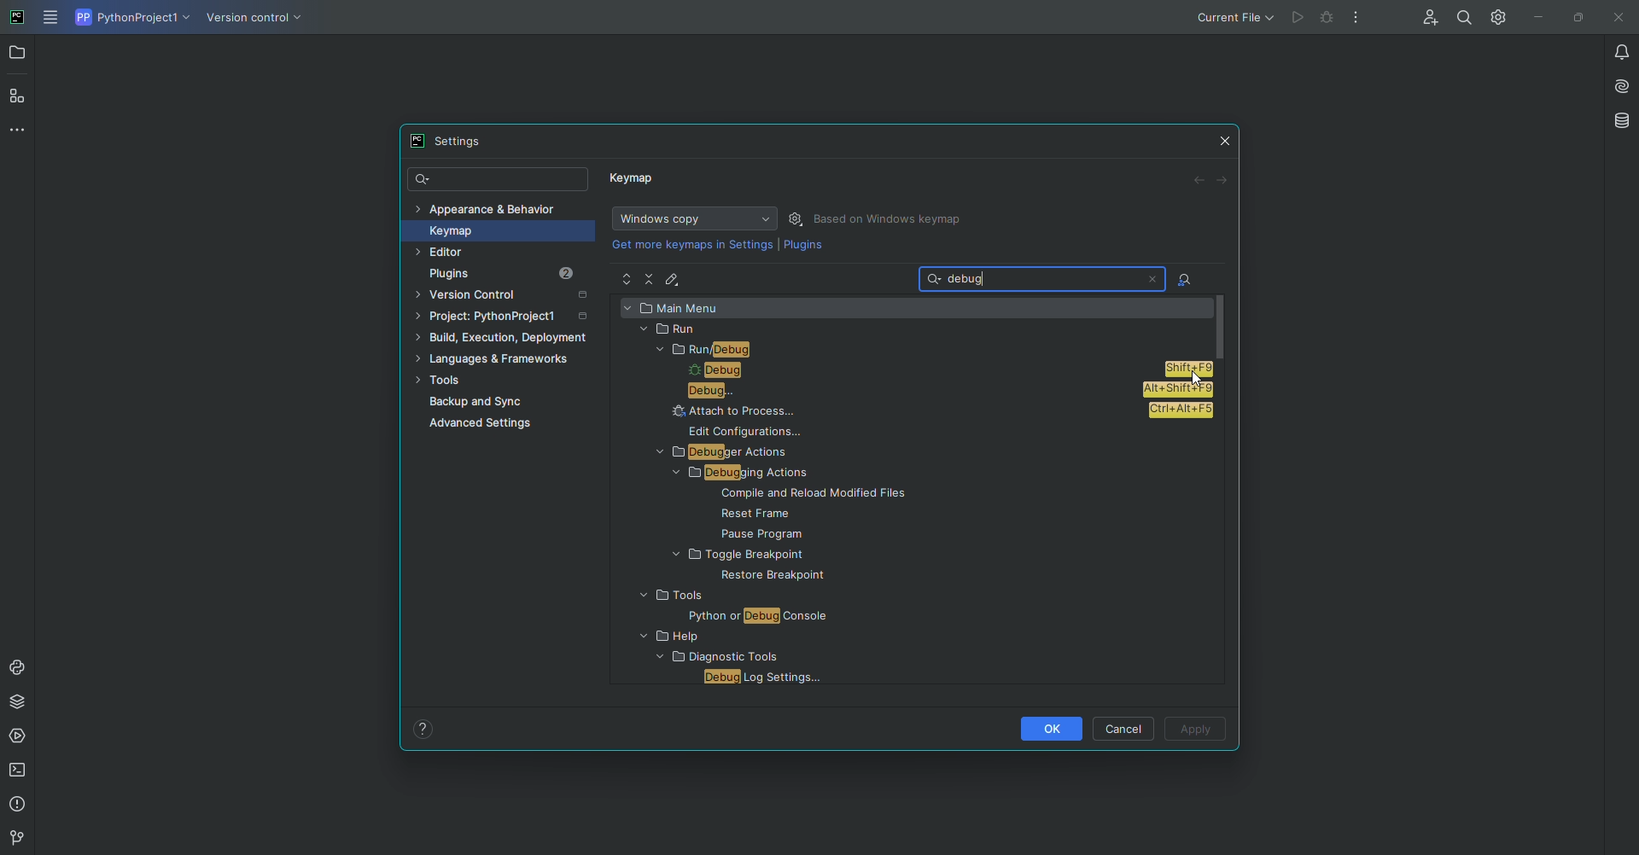 Image resolution: width=1639 pixels, height=855 pixels. Describe the element at coordinates (505, 319) in the screenshot. I see `Project` at that location.